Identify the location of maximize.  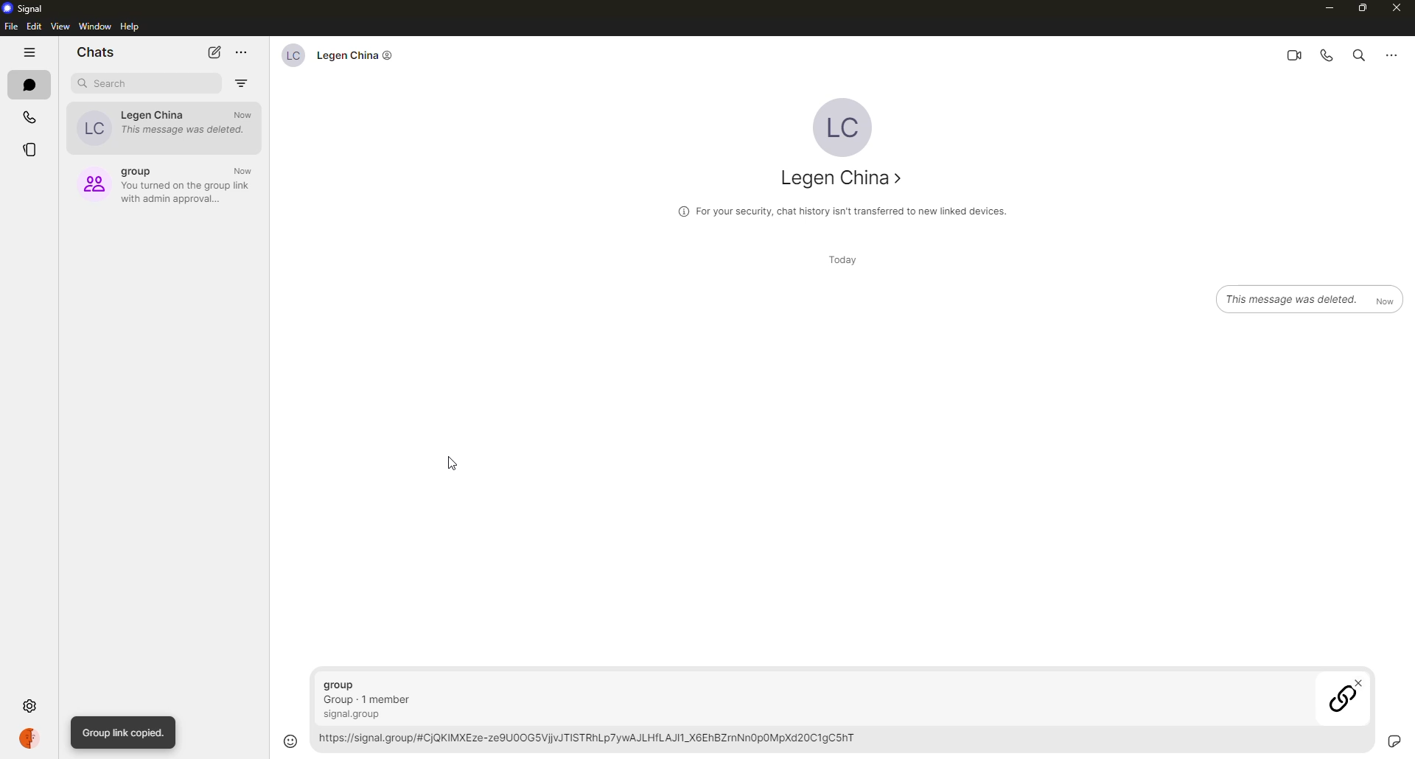
(1363, 9).